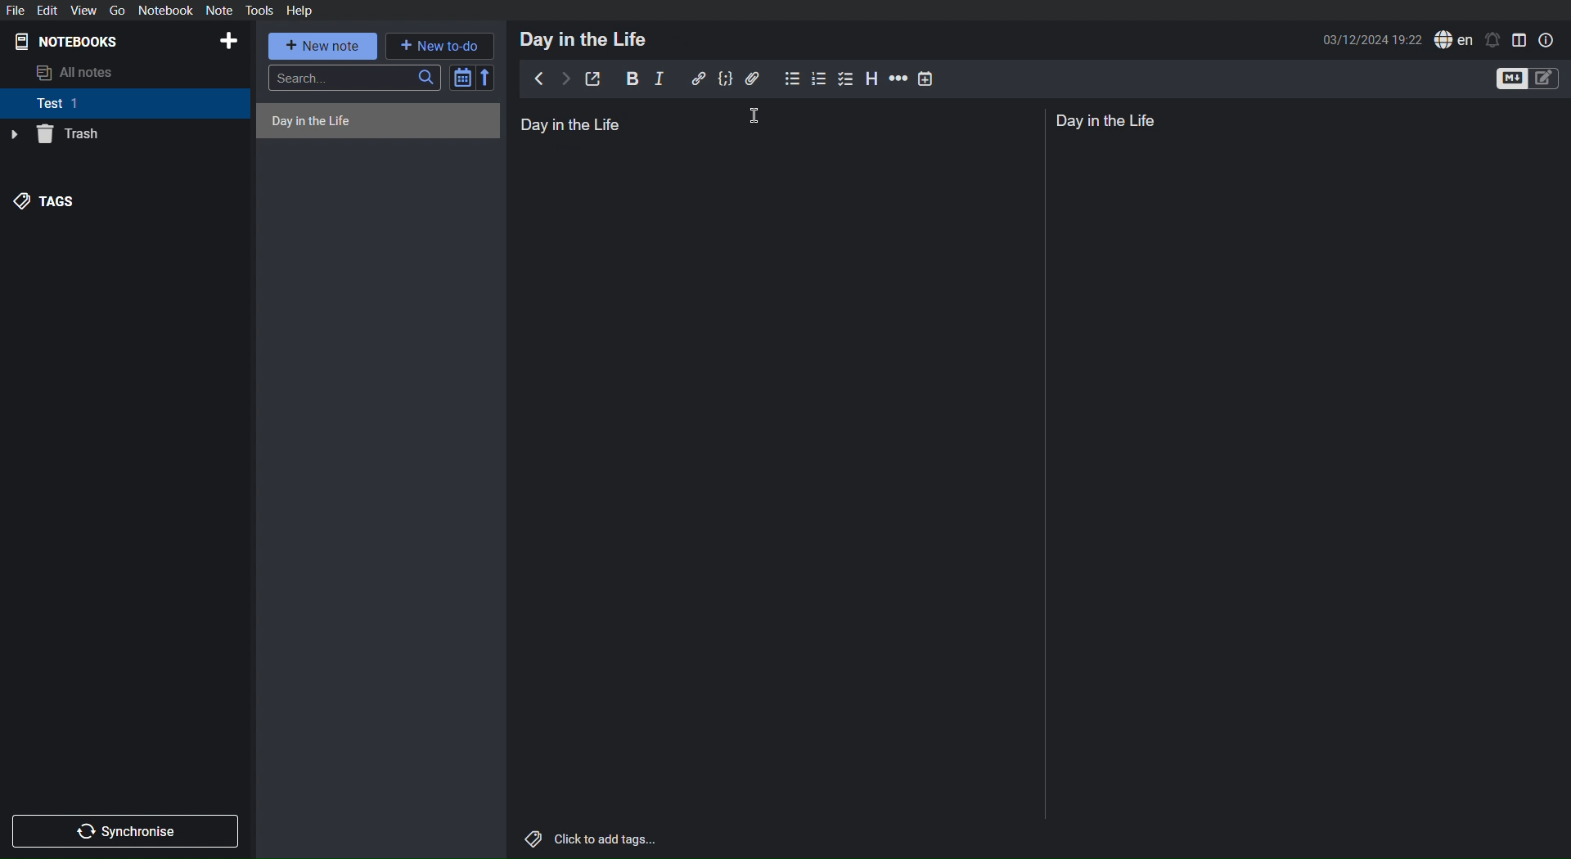 This screenshot has width=1571, height=859. What do you see at coordinates (354, 79) in the screenshot?
I see `Search` at bounding box center [354, 79].